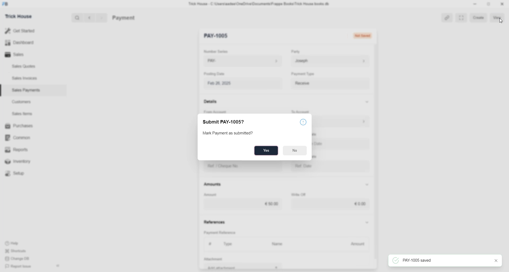  What do you see at coordinates (214, 221) in the screenshot?
I see `References` at bounding box center [214, 221].